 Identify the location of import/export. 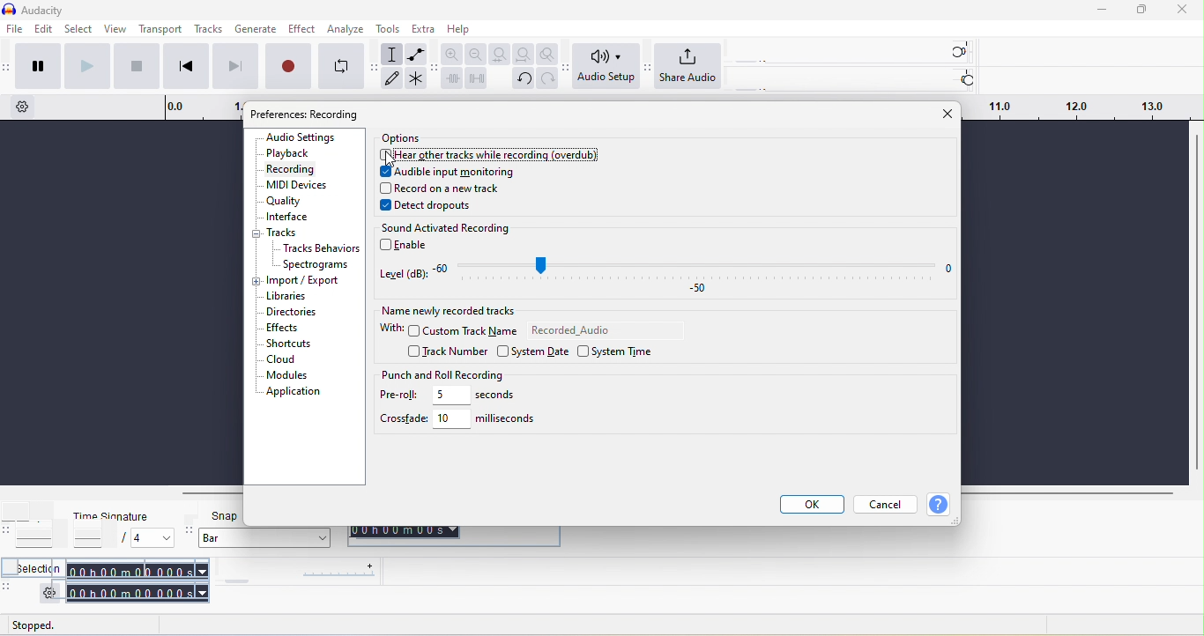
(301, 281).